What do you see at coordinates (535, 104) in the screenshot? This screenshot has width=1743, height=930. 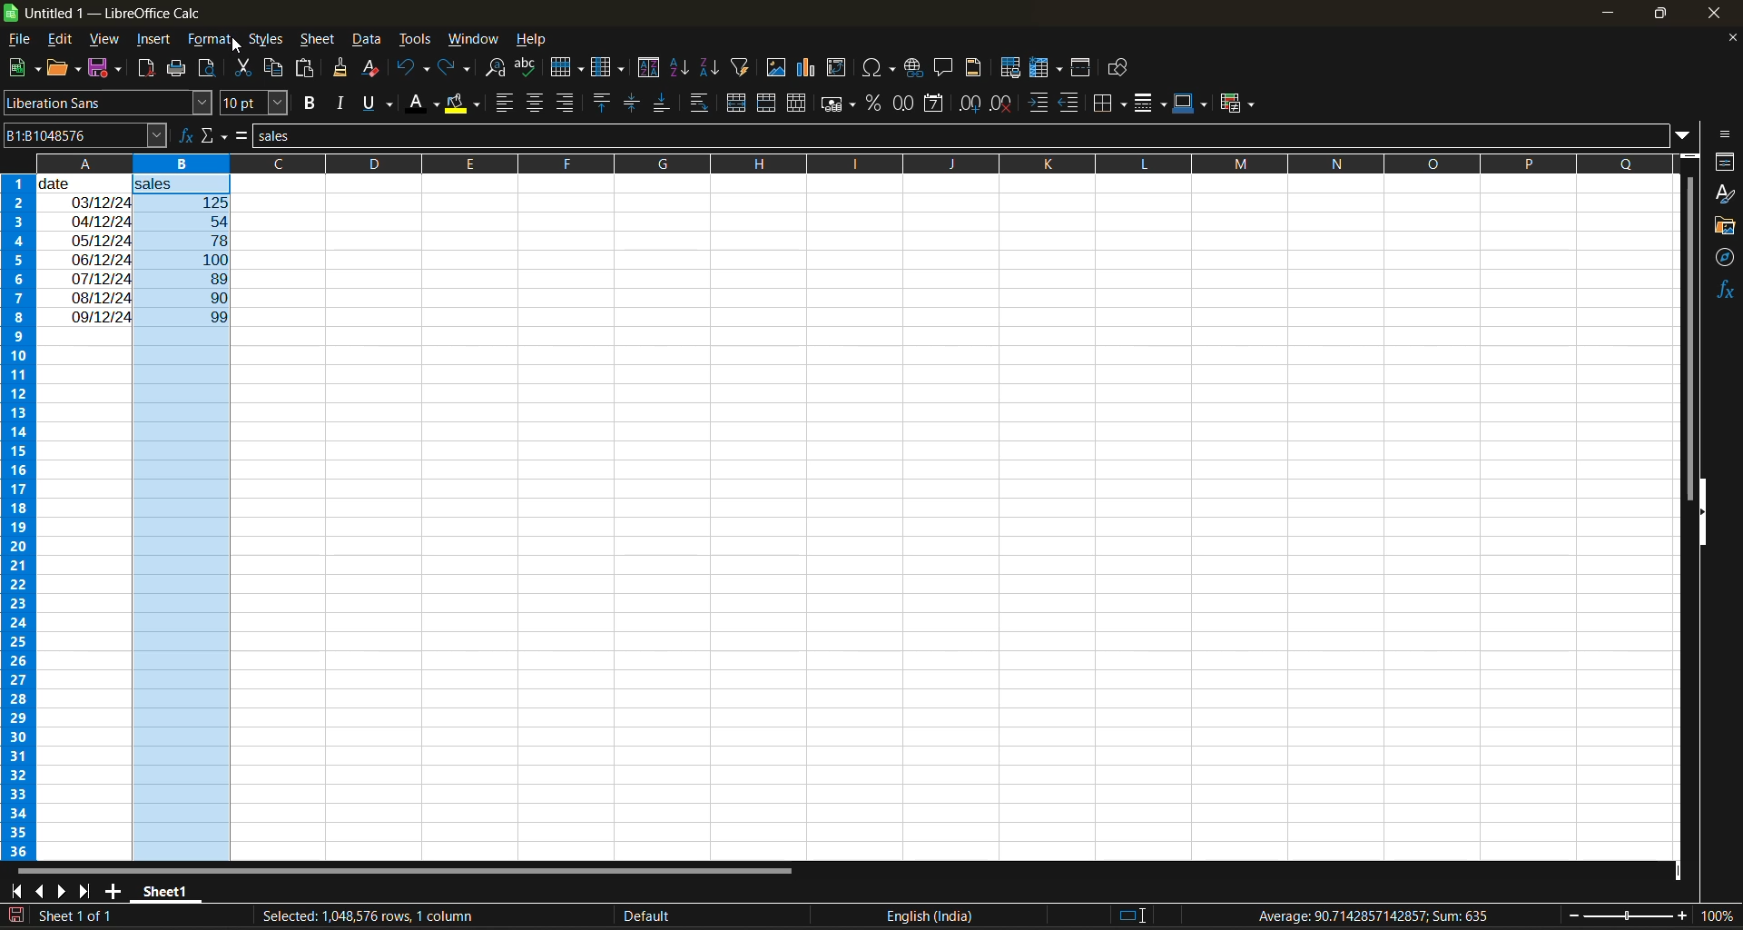 I see `align center` at bounding box center [535, 104].